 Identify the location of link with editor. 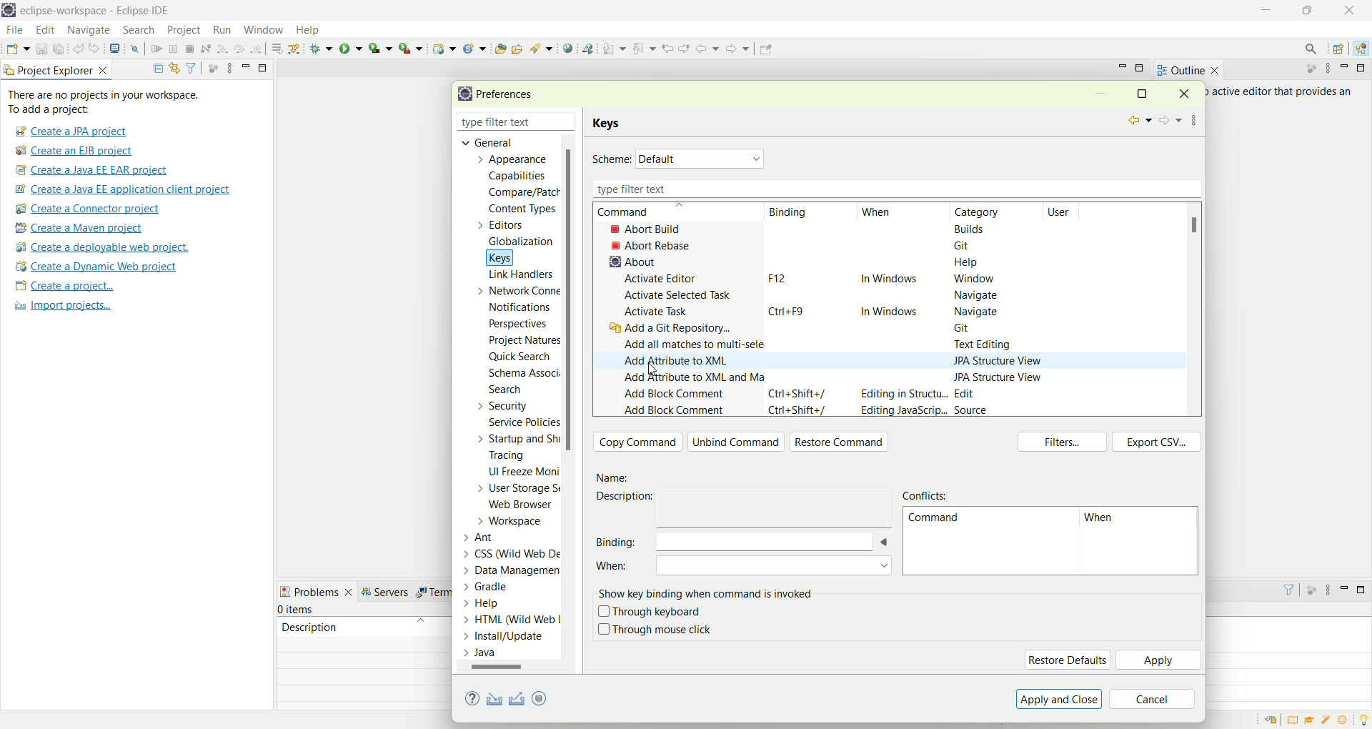
(175, 68).